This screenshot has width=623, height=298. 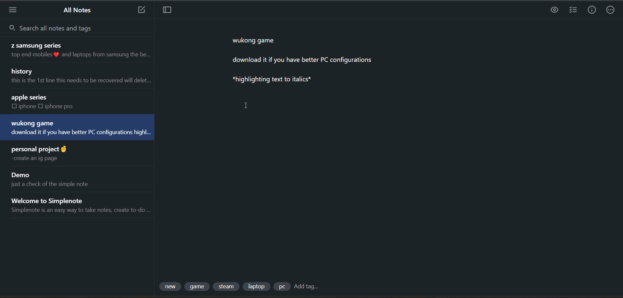 I want to click on search all notes and tags, so click(x=66, y=29).